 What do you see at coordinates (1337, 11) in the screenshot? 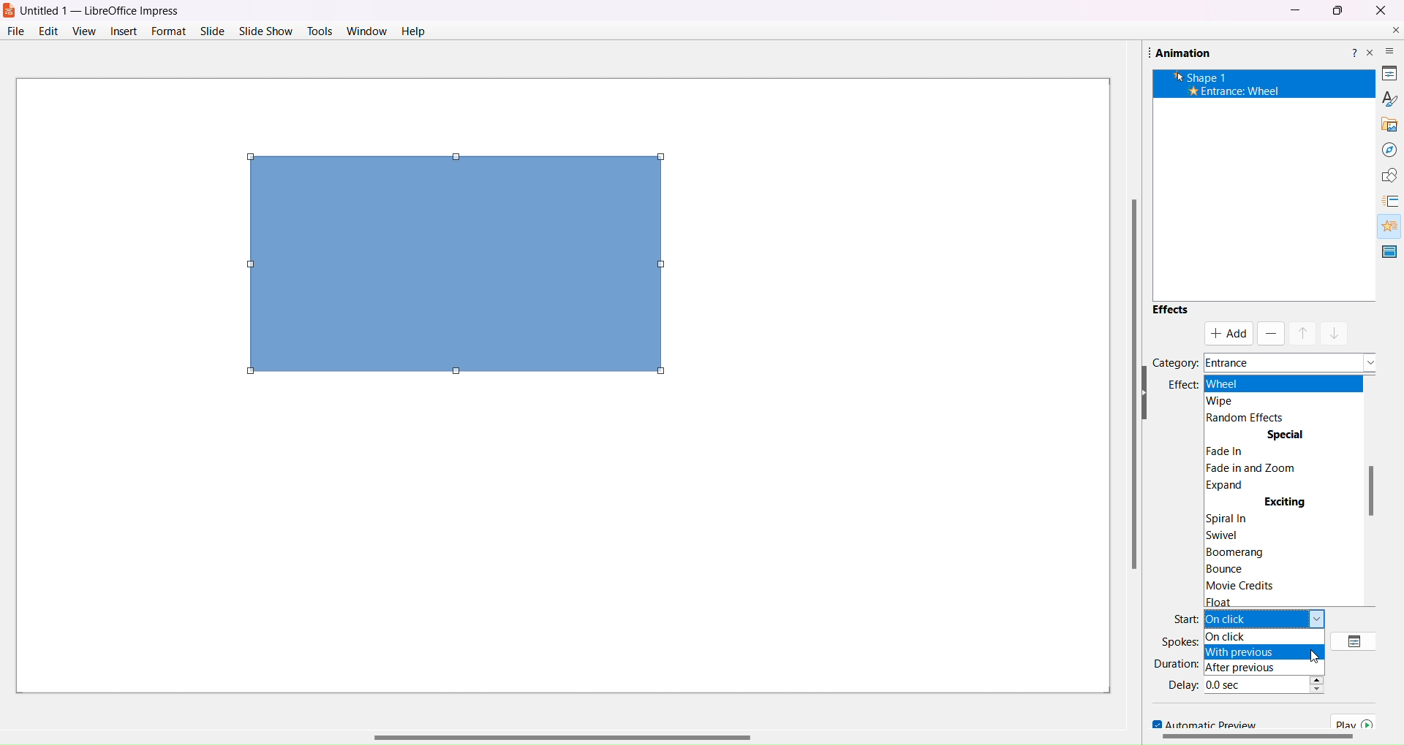
I see `Maximize` at bounding box center [1337, 11].